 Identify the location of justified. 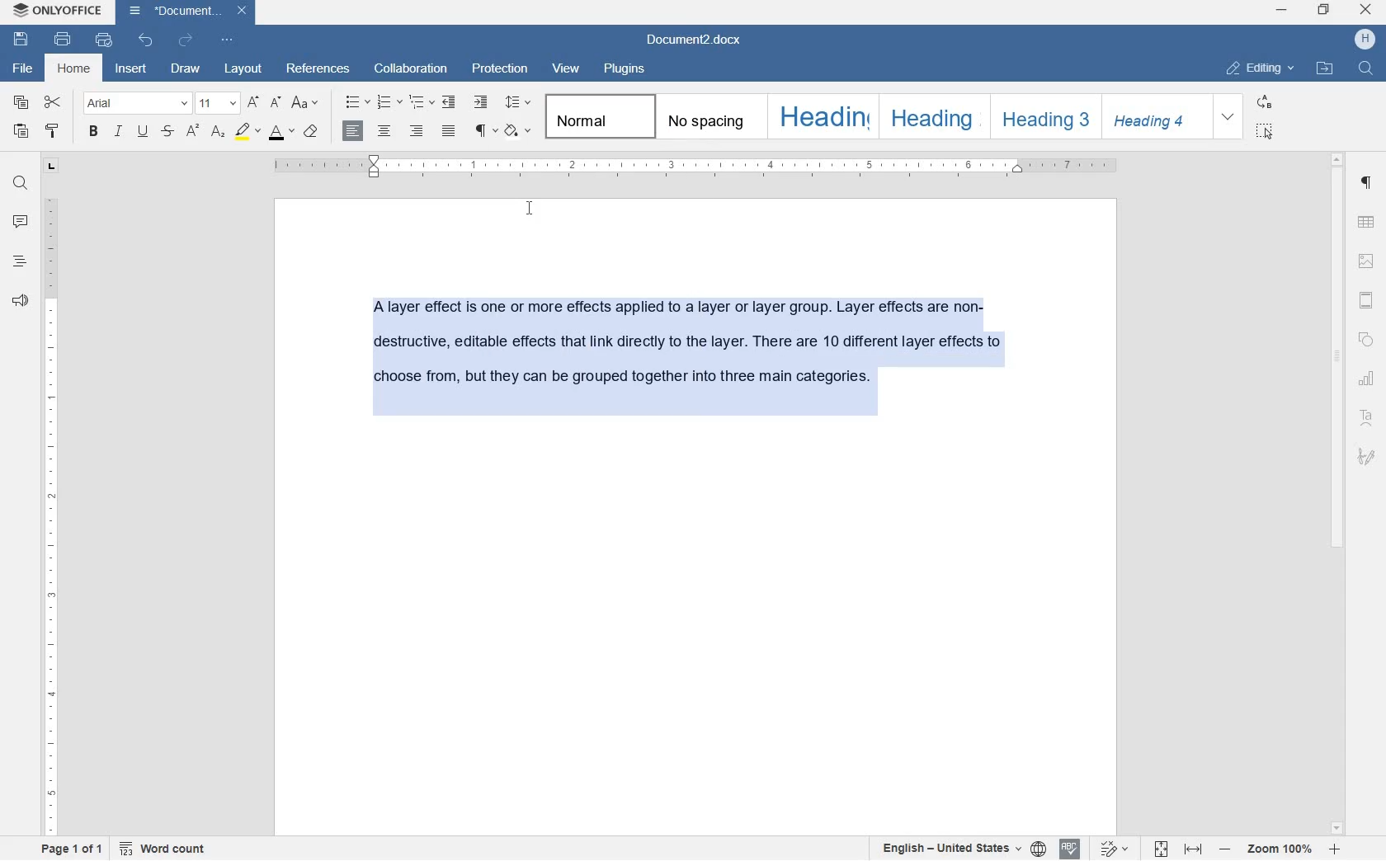
(450, 131).